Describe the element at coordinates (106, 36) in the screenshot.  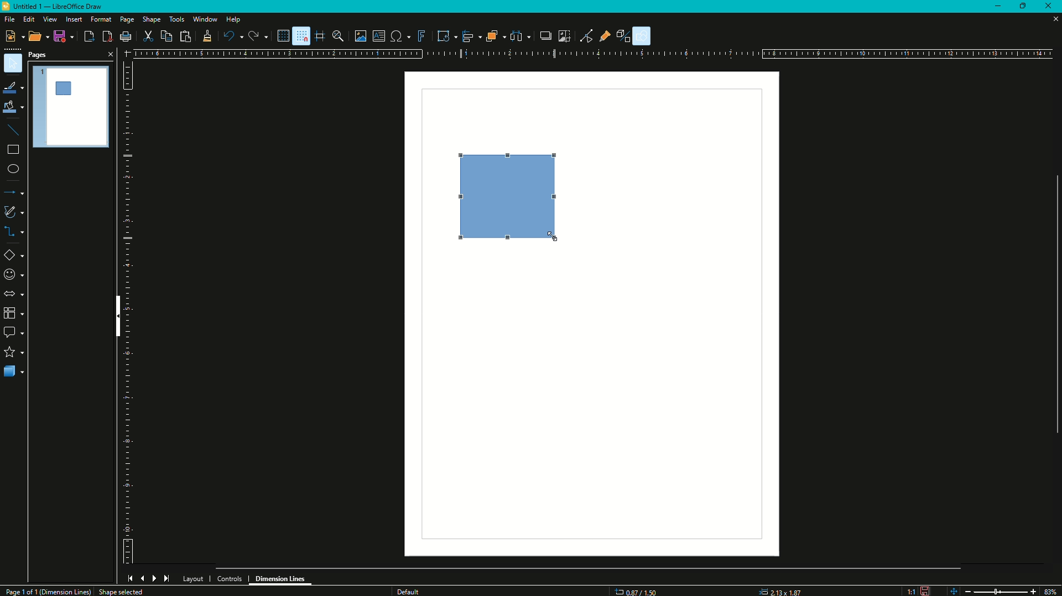
I see `Export Directly as PDF` at that location.